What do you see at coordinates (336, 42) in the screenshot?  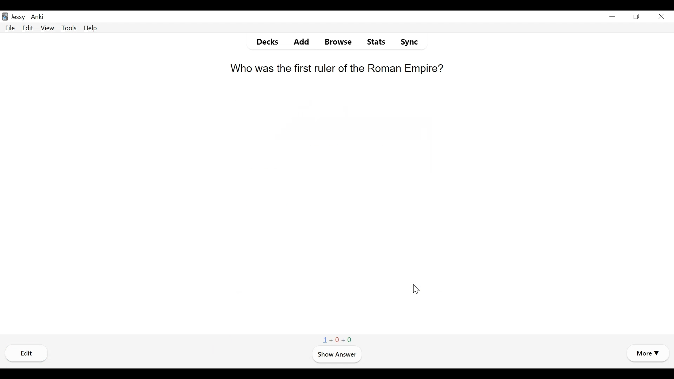 I see `Browse` at bounding box center [336, 42].